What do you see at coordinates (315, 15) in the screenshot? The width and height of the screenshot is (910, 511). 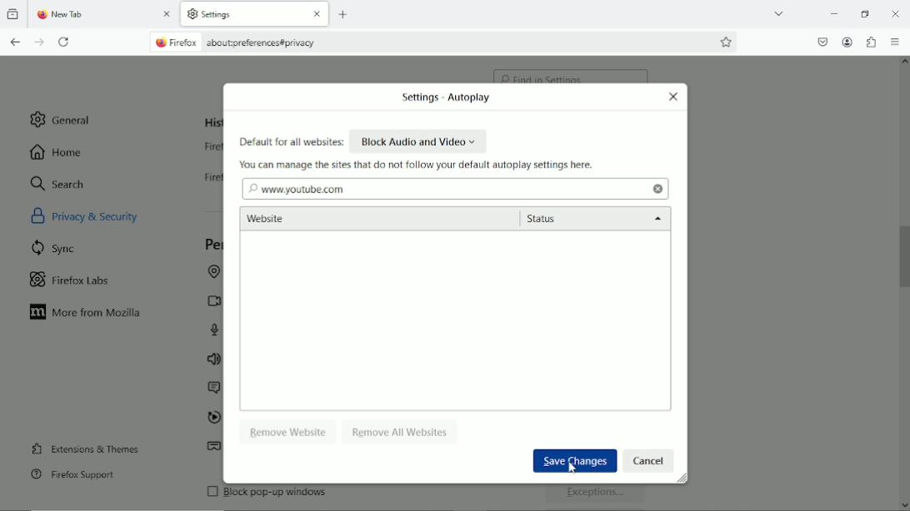 I see `close` at bounding box center [315, 15].